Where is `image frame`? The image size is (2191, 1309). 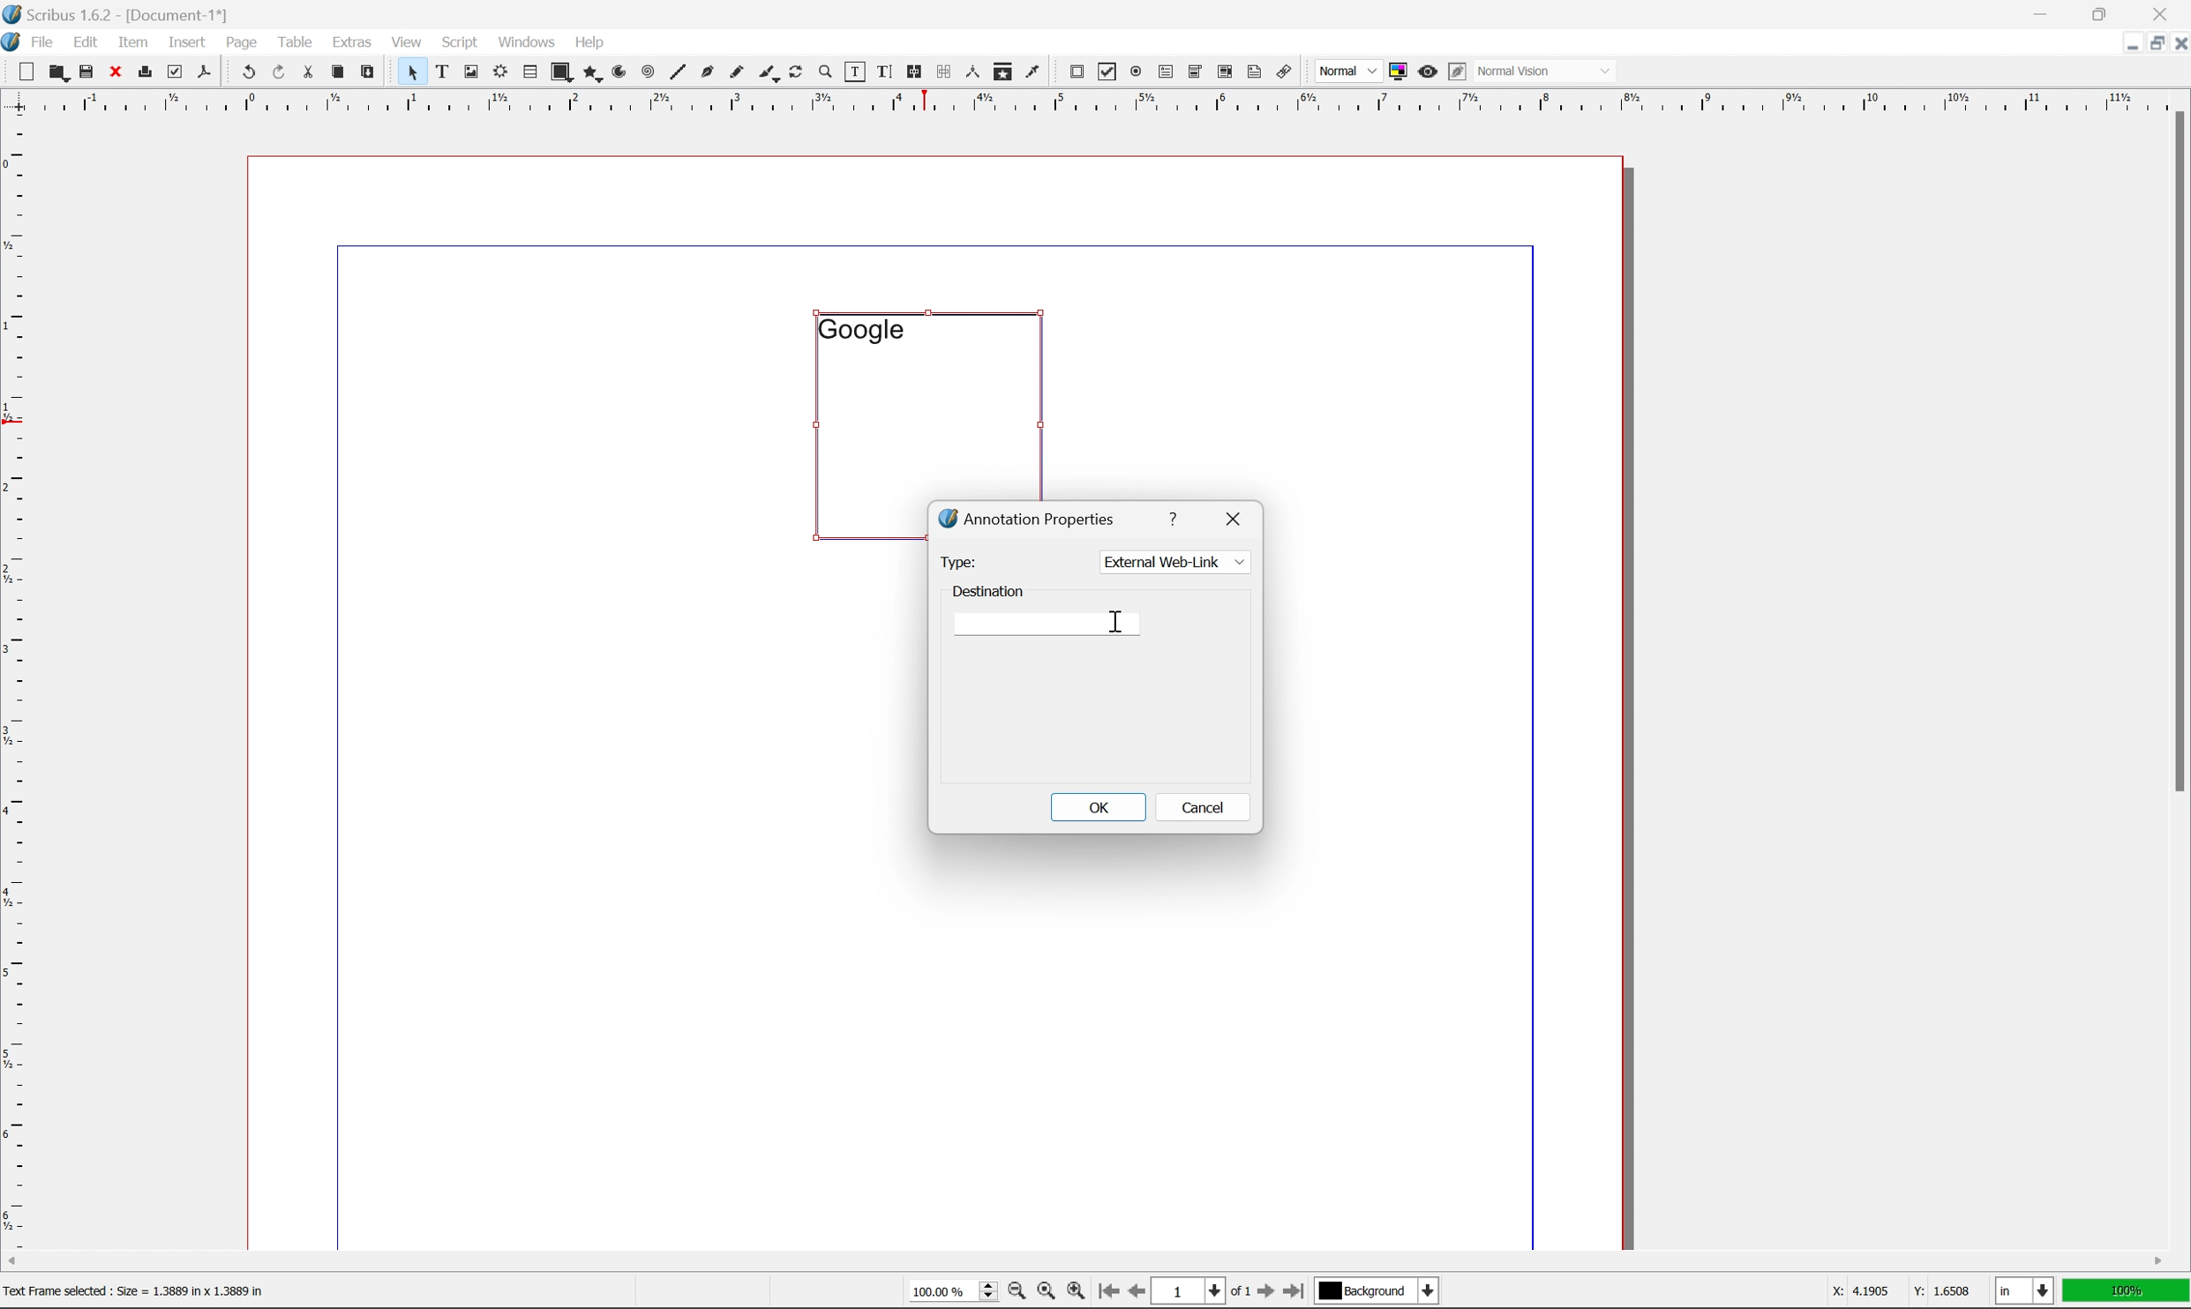 image frame is located at coordinates (471, 73).